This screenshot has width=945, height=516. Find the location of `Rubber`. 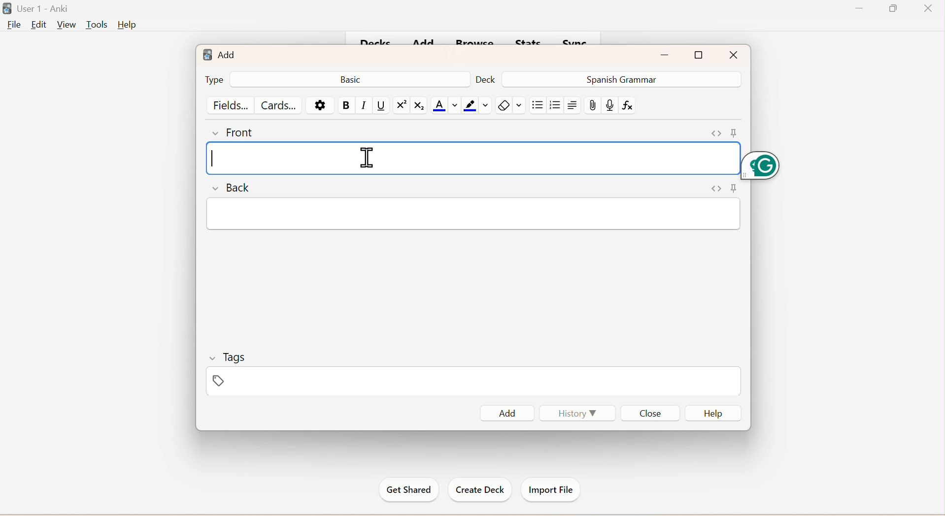

Rubber is located at coordinates (512, 106).